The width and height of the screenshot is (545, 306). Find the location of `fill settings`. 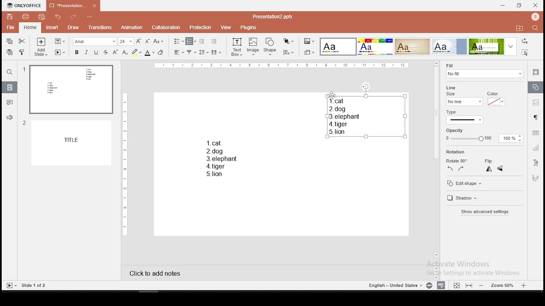

fill settings is located at coordinates (483, 70).